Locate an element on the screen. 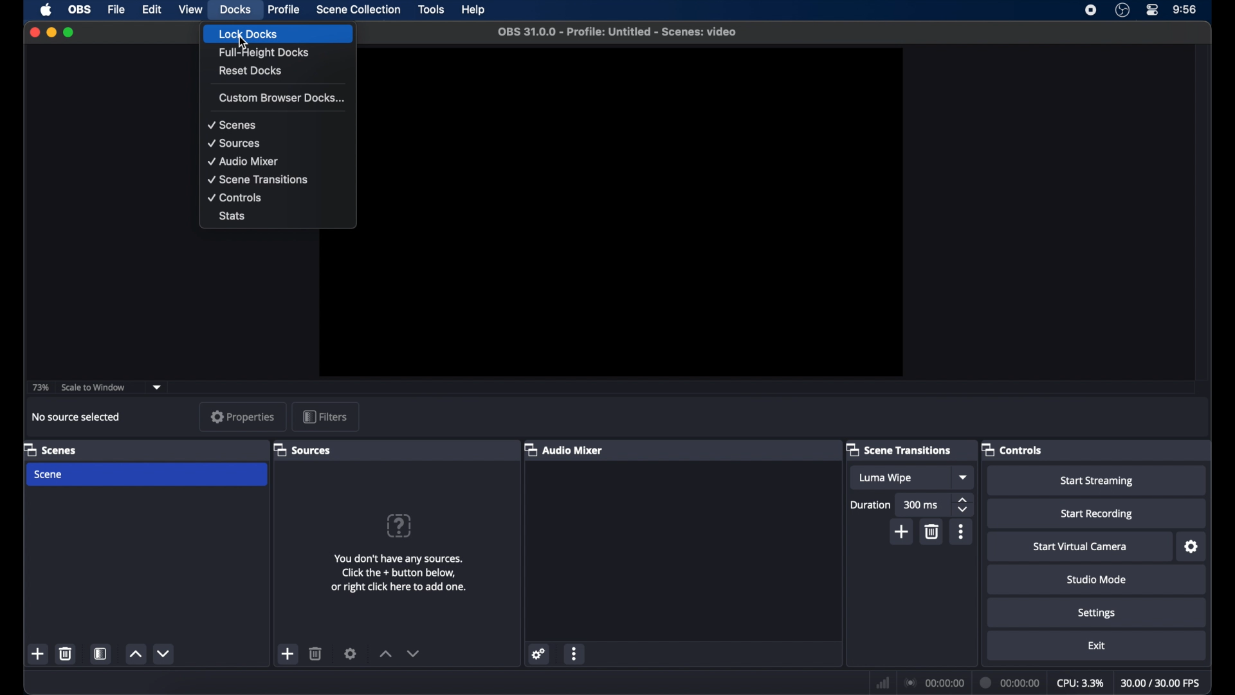 This screenshot has height=695, width=1235. help  is located at coordinates (399, 526).